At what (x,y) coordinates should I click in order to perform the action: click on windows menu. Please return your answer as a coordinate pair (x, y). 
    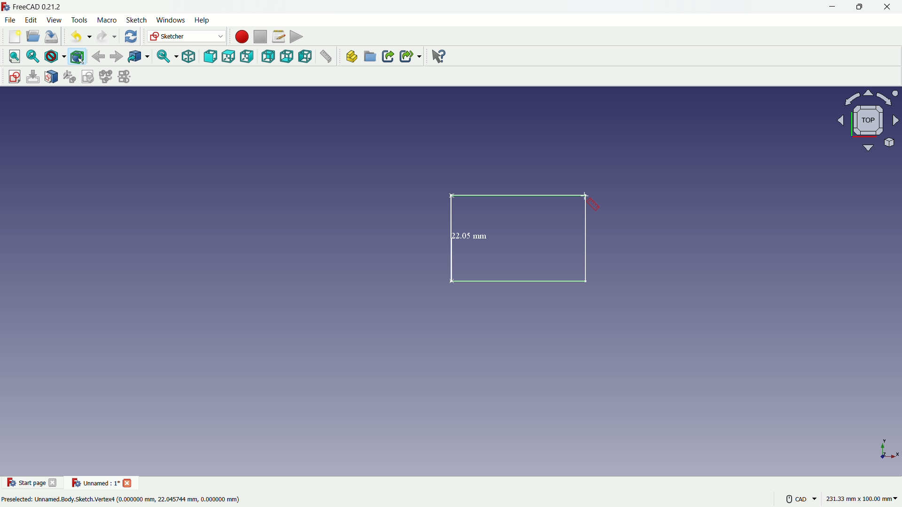
    Looking at the image, I should click on (171, 20).